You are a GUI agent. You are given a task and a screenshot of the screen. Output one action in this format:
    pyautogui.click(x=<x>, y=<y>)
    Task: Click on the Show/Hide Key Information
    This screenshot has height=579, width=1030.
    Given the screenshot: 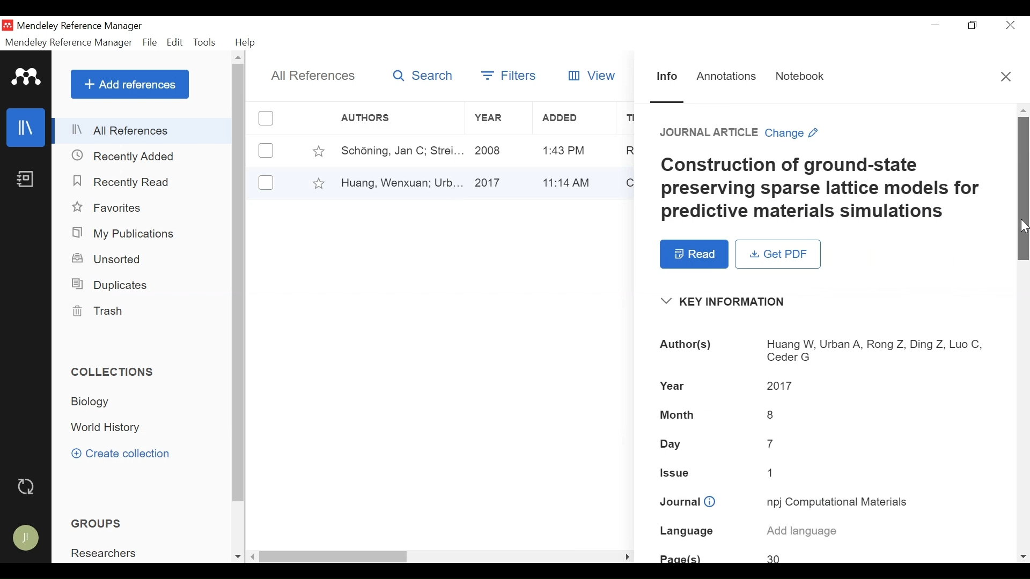 What is the action you would take?
    pyautogui.click(x=730, y=302)
    